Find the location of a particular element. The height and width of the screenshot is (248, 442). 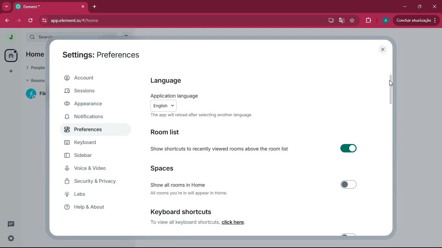

back is located at coordinates (6, 20).